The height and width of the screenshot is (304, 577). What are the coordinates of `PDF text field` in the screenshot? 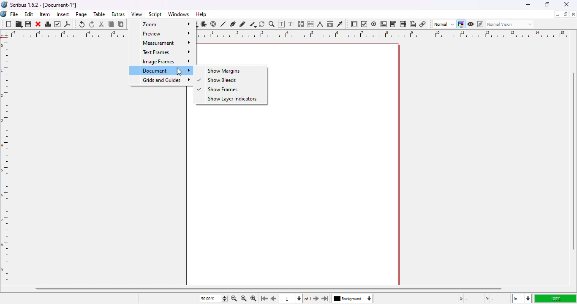 It's located at (384, 24).